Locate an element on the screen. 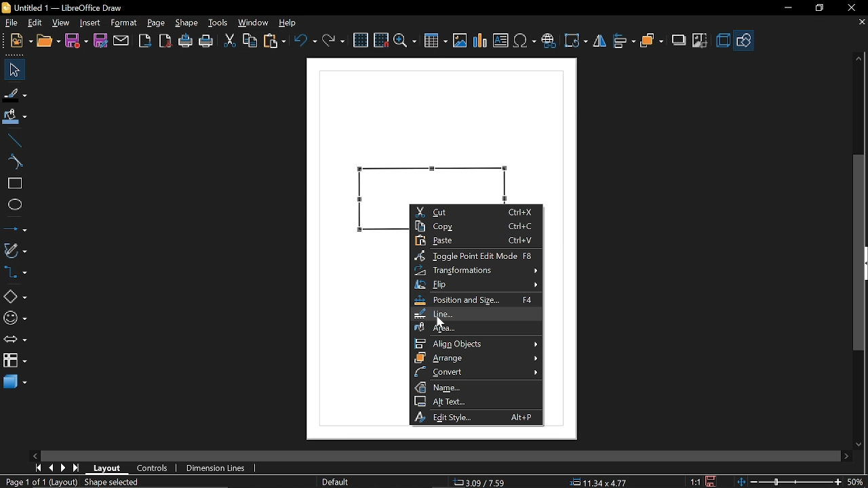 The height and width of the screenshot is (488, 868). Minimize is located at coordinates (787, 9).